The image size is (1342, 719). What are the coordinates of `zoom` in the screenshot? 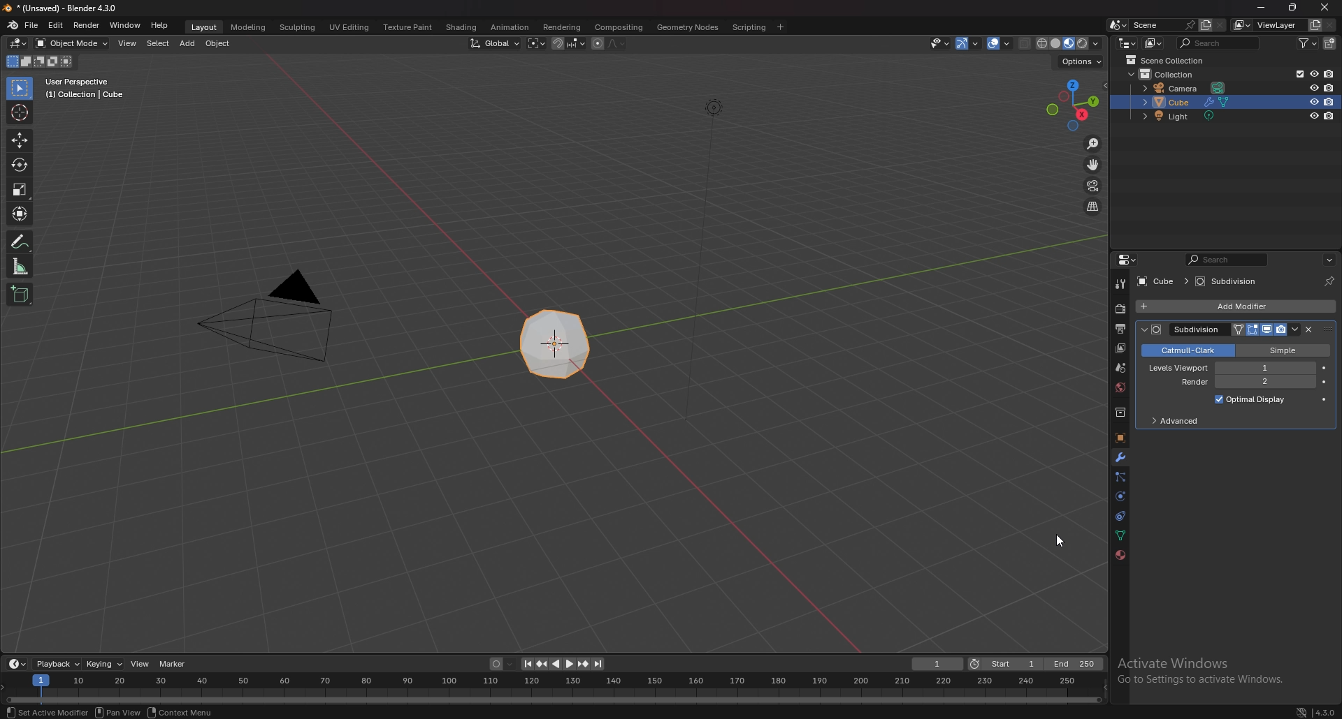 It's located at (1092, 144).